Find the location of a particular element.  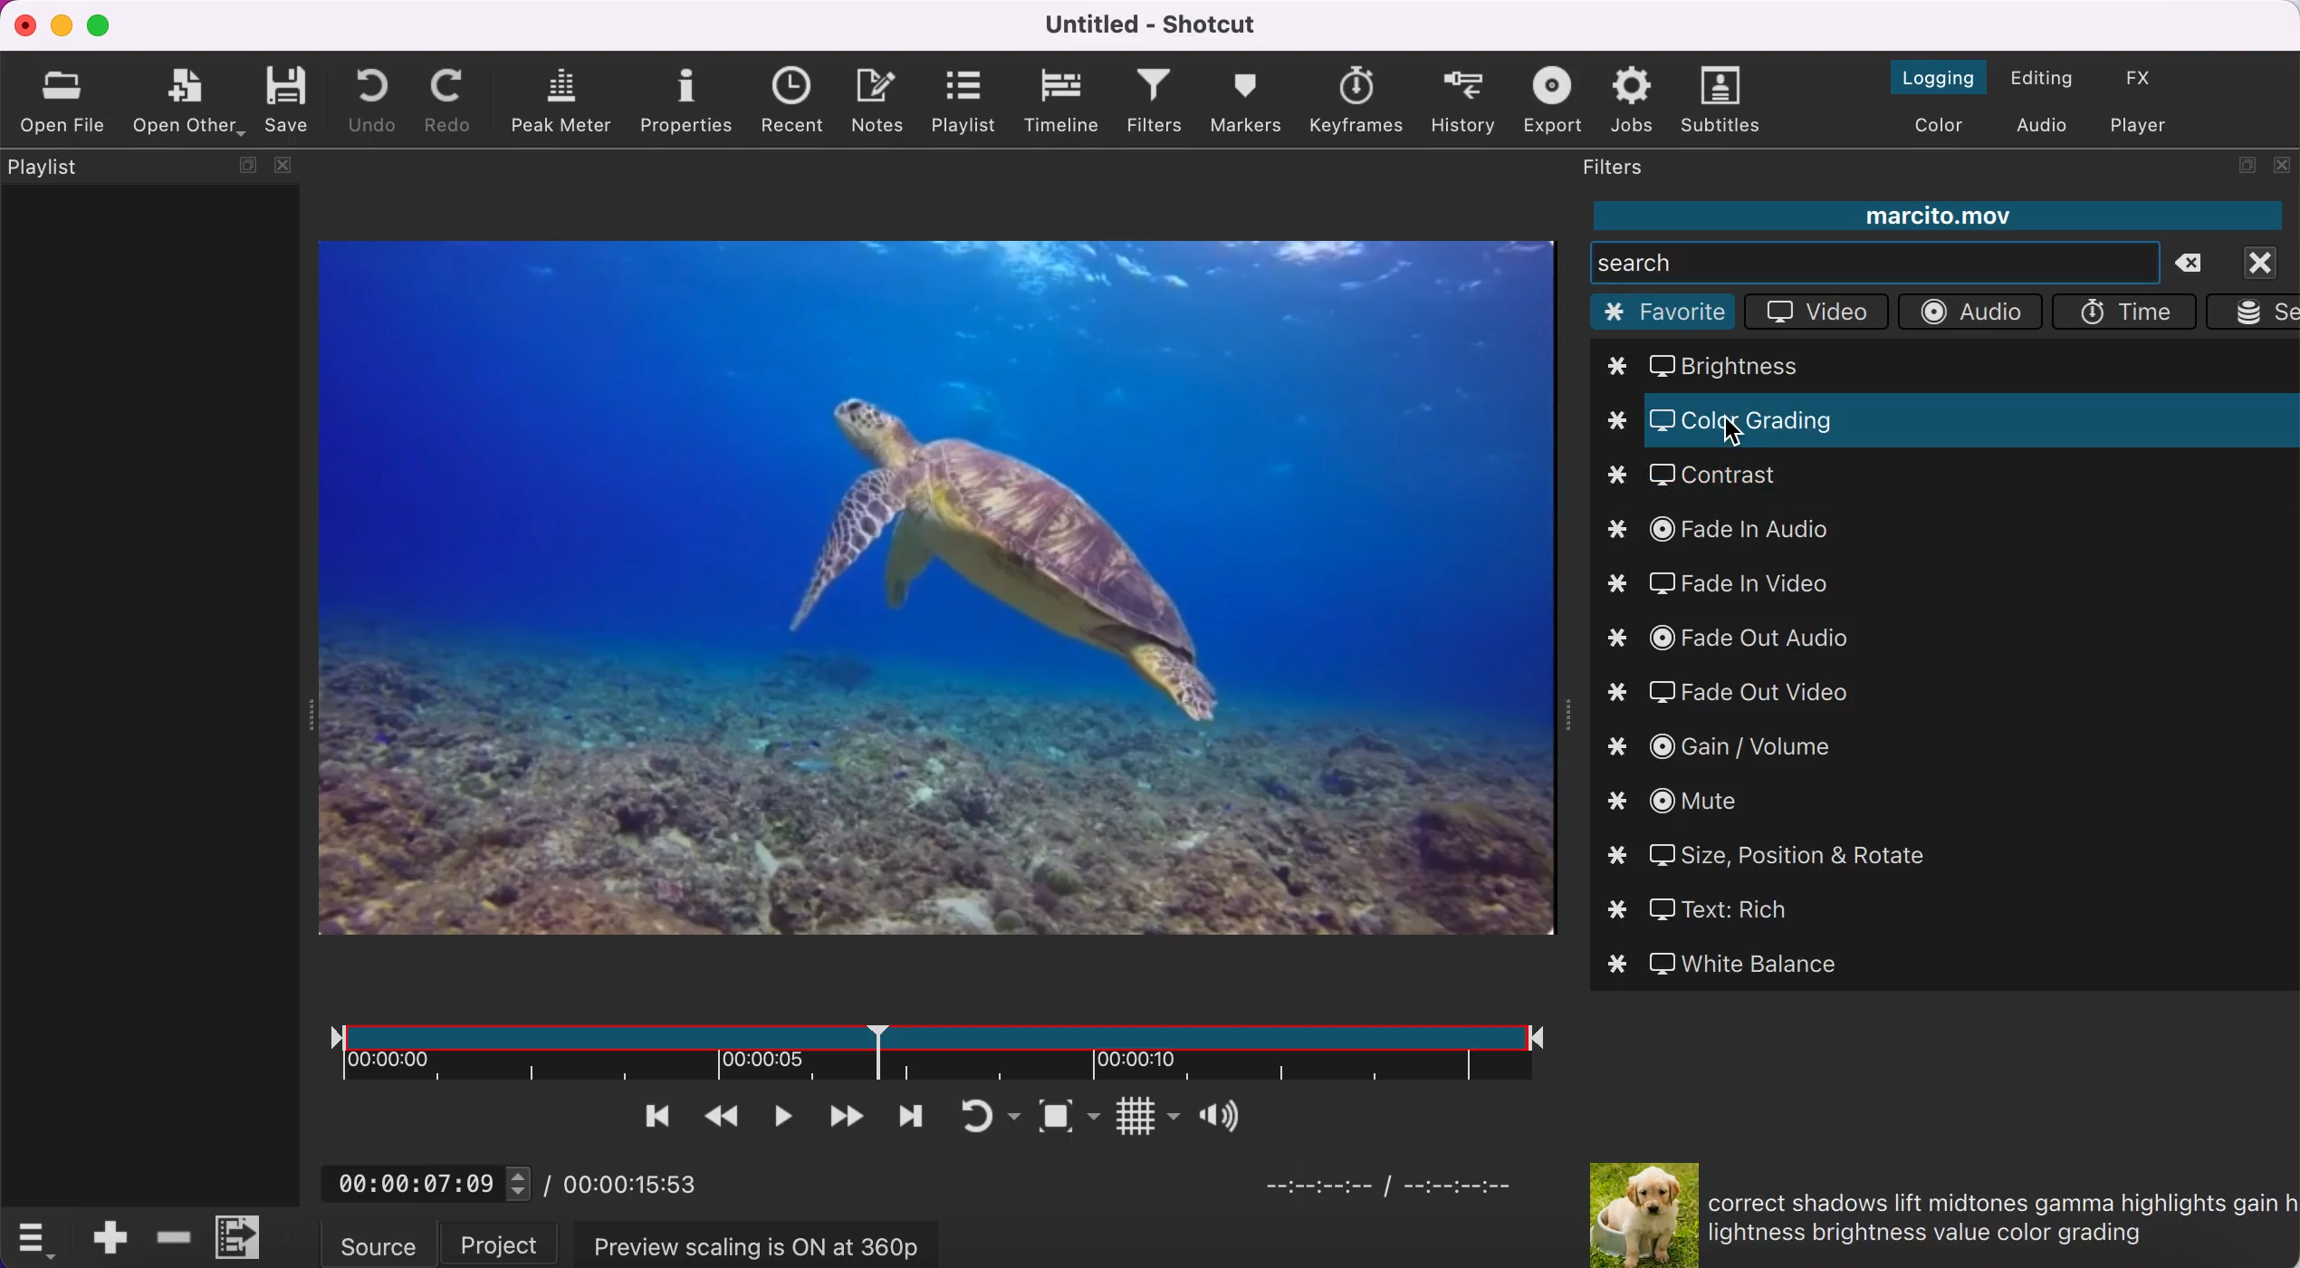

notes is located at coordinates (884, 103).